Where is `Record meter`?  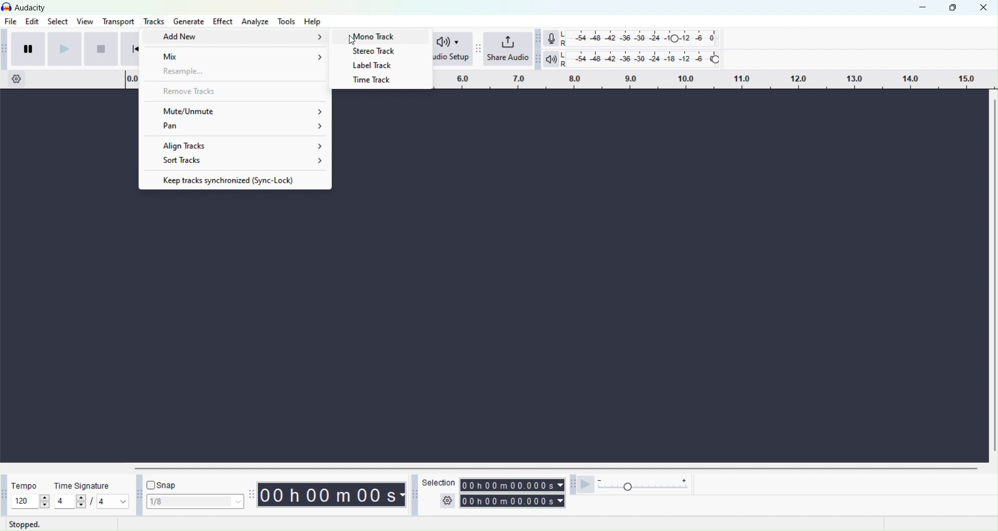
Record meter is located at coordinates (552, 38).